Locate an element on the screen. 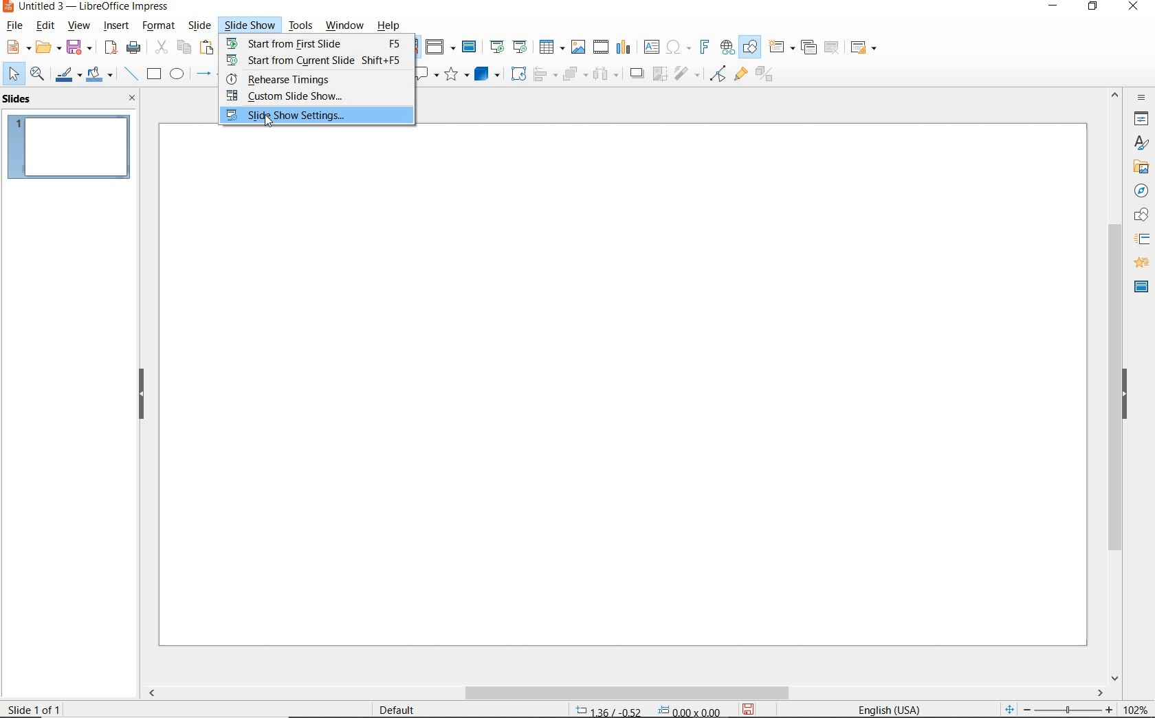 This screenshot has height=718, width=1155. WINDOW is located at coordinates (344, 25).